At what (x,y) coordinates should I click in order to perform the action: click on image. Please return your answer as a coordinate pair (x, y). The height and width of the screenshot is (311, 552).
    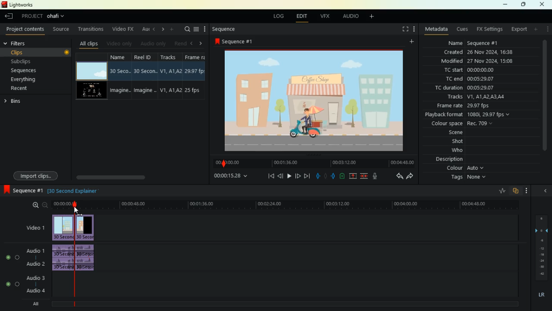
    Looking at the image, I should click on (63, 227).